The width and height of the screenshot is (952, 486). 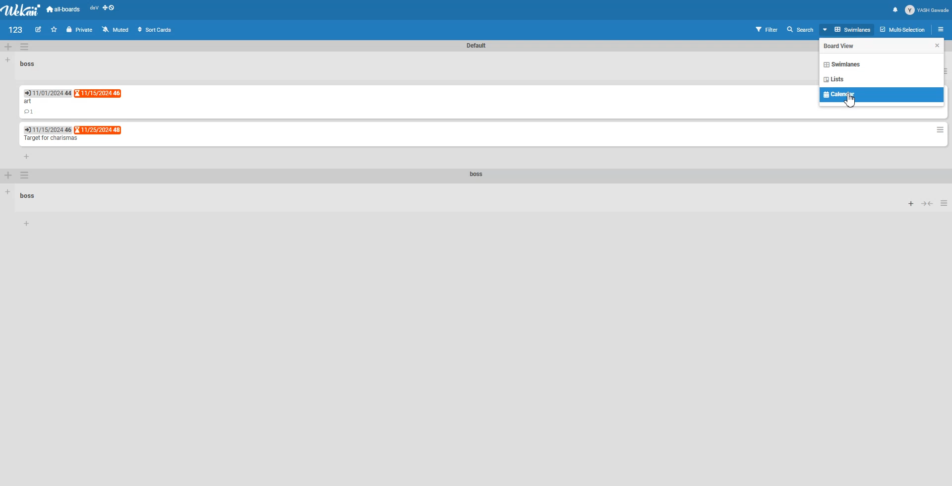 I want to click on Text, so click(x=29, y=196).